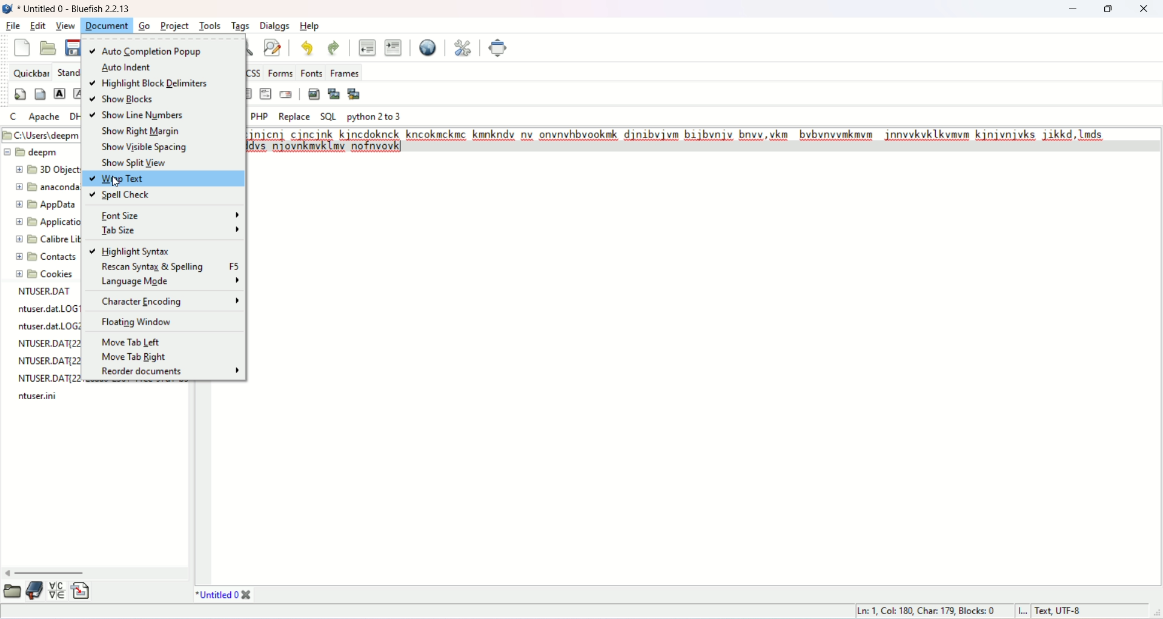  I want to click on insert images, so click(313, 94).